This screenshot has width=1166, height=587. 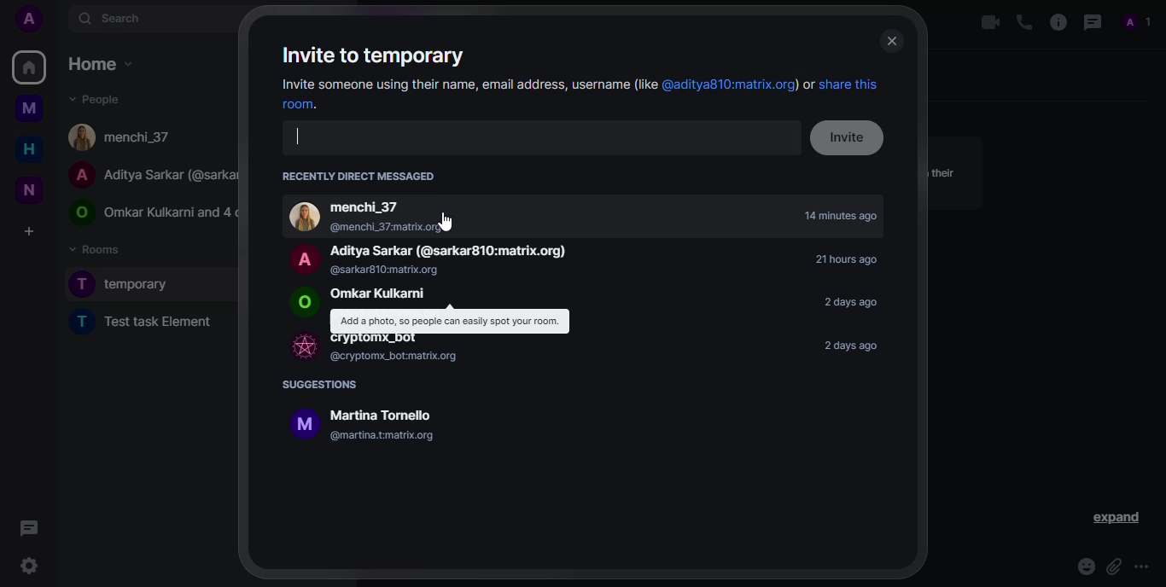 I want to click on home, so click(x=24, y=149).